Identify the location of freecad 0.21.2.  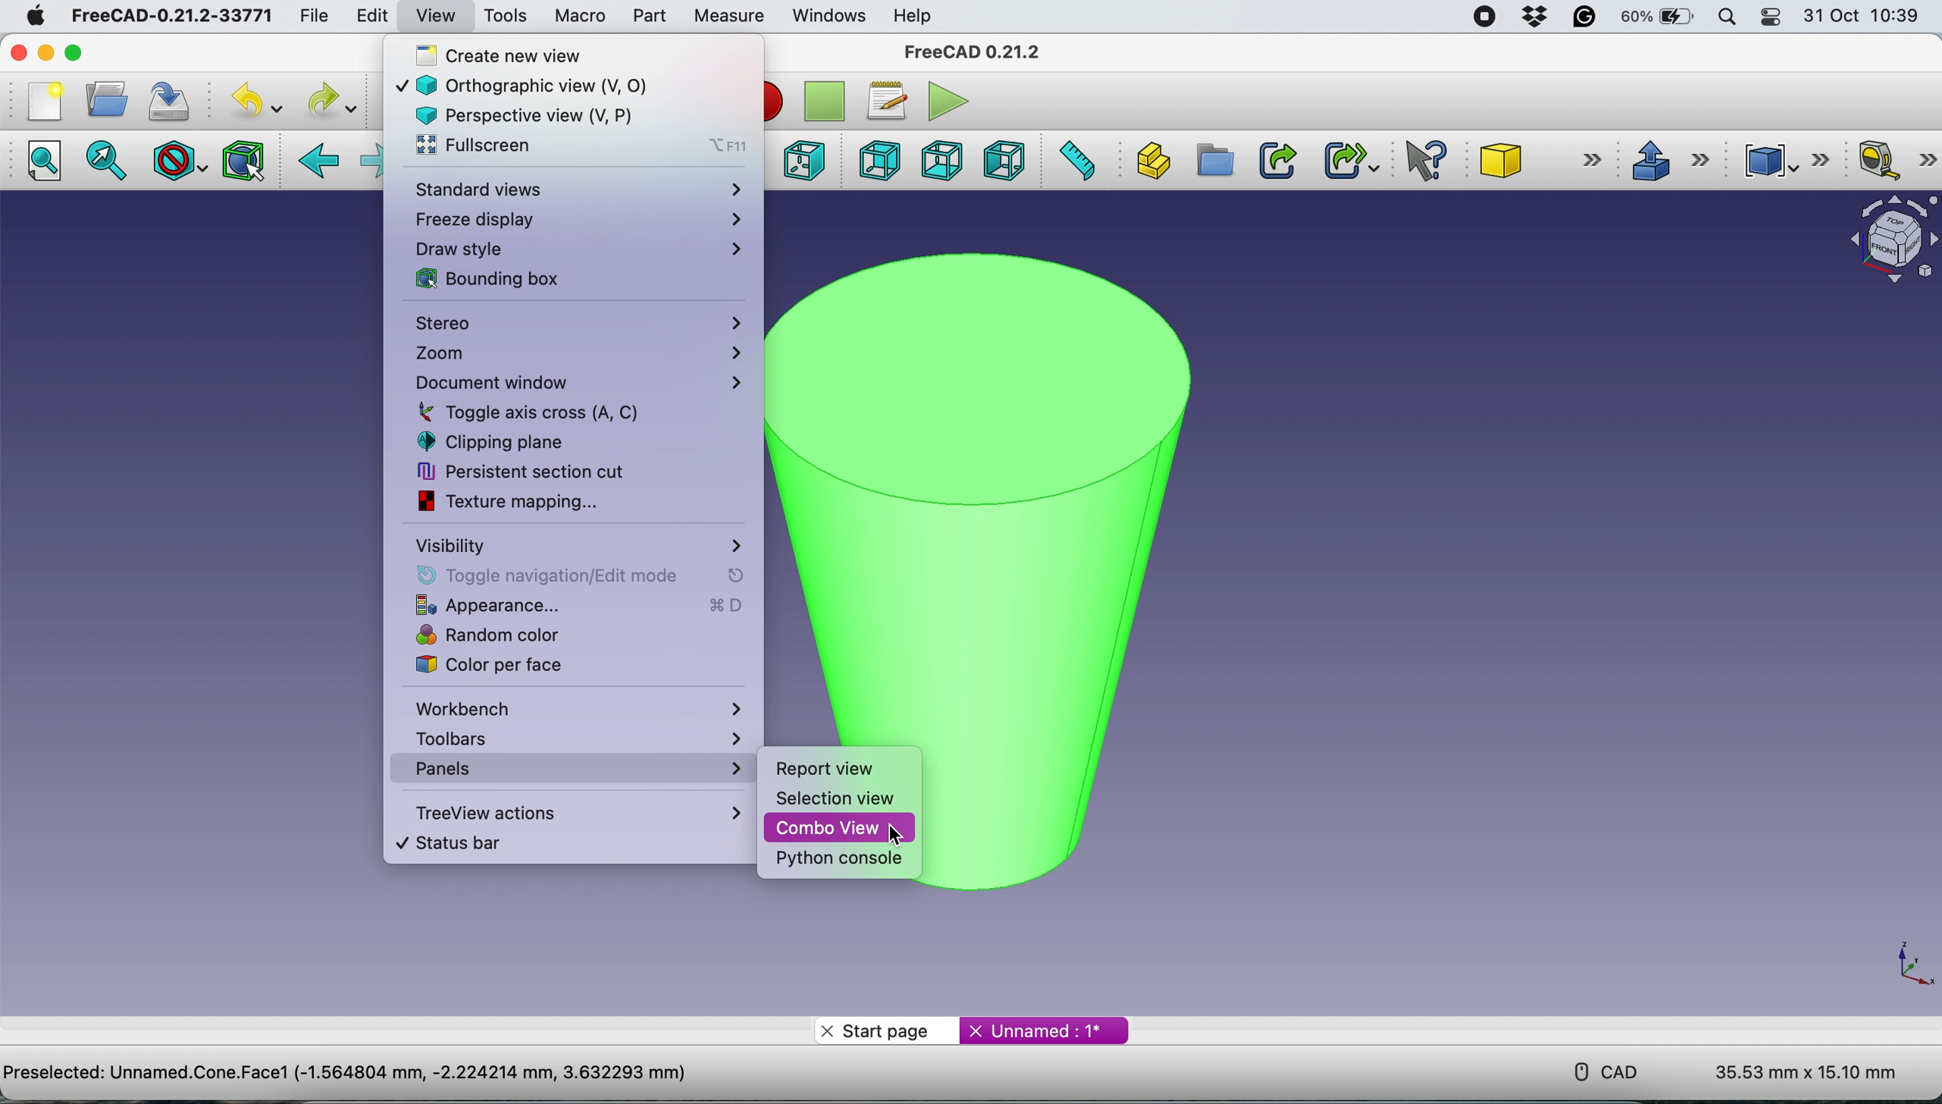
(969, 52).